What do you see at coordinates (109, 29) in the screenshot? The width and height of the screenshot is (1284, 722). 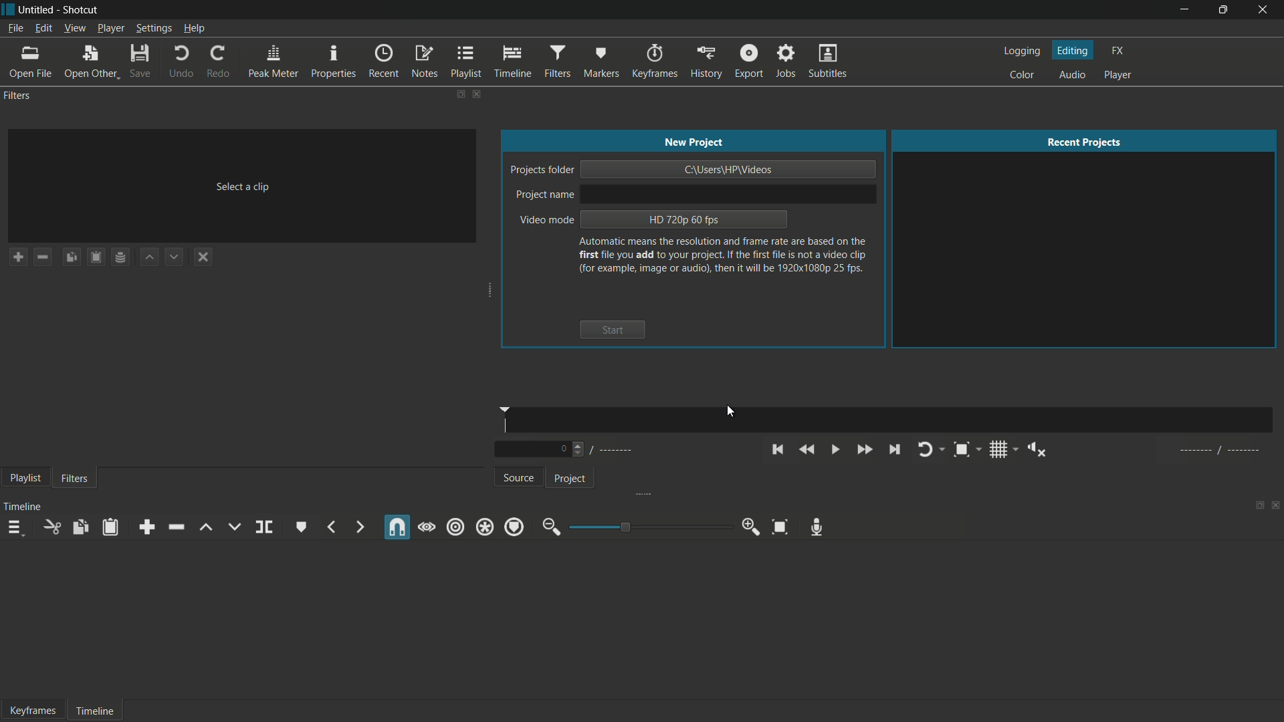 I see `player menu` at bounding box center [109, 29].